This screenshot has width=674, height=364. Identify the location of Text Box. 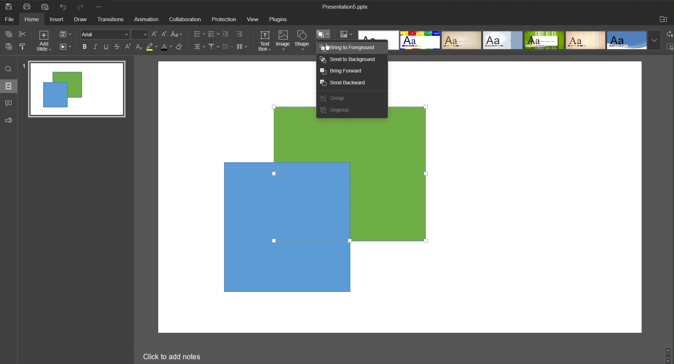
(263, 41).